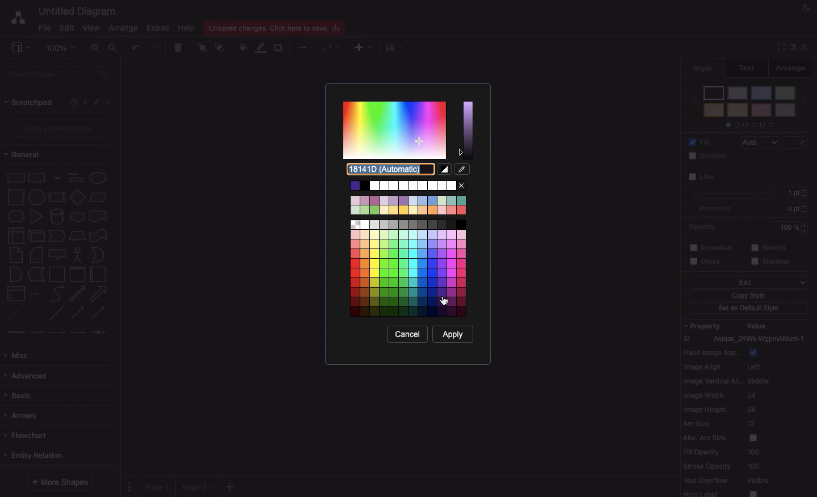 The image size is (817, 497). Describe the element at coordinates (57, 293) in the screenshot. I see `curve` at that location.